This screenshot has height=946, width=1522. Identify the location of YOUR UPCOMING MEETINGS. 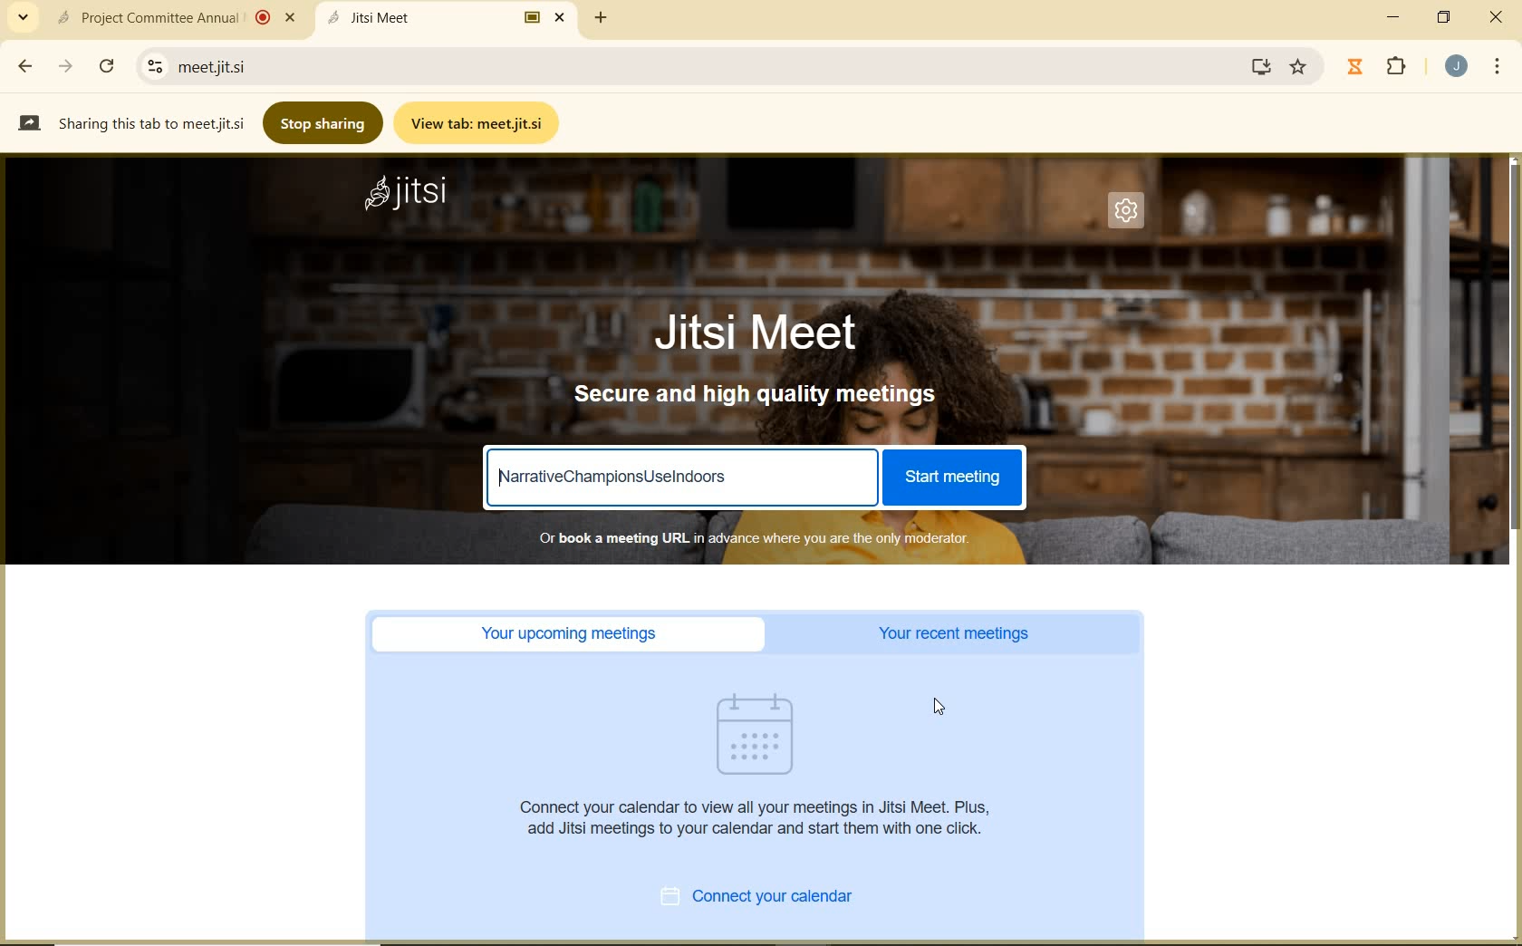
(574, 634).